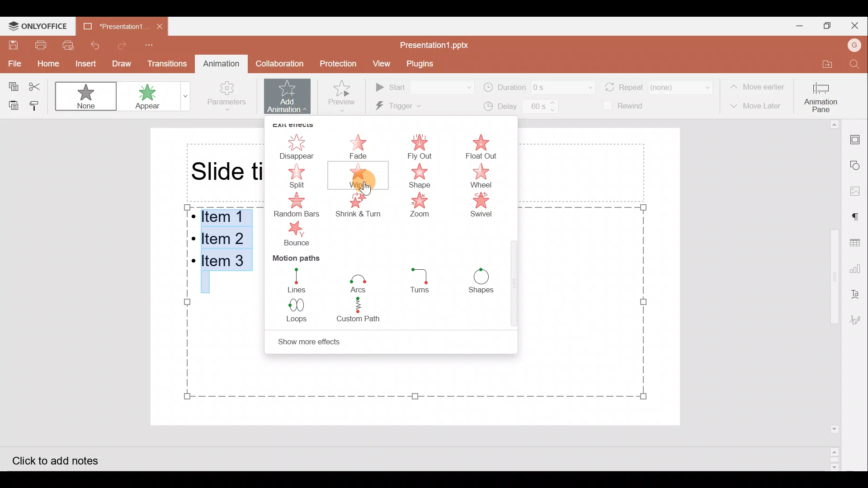 Image resolution: width=868 pixels, height=488 pixels. Describe the element at coordinates (295, 123) in the screenshot. I see `Exit effects` at that location.